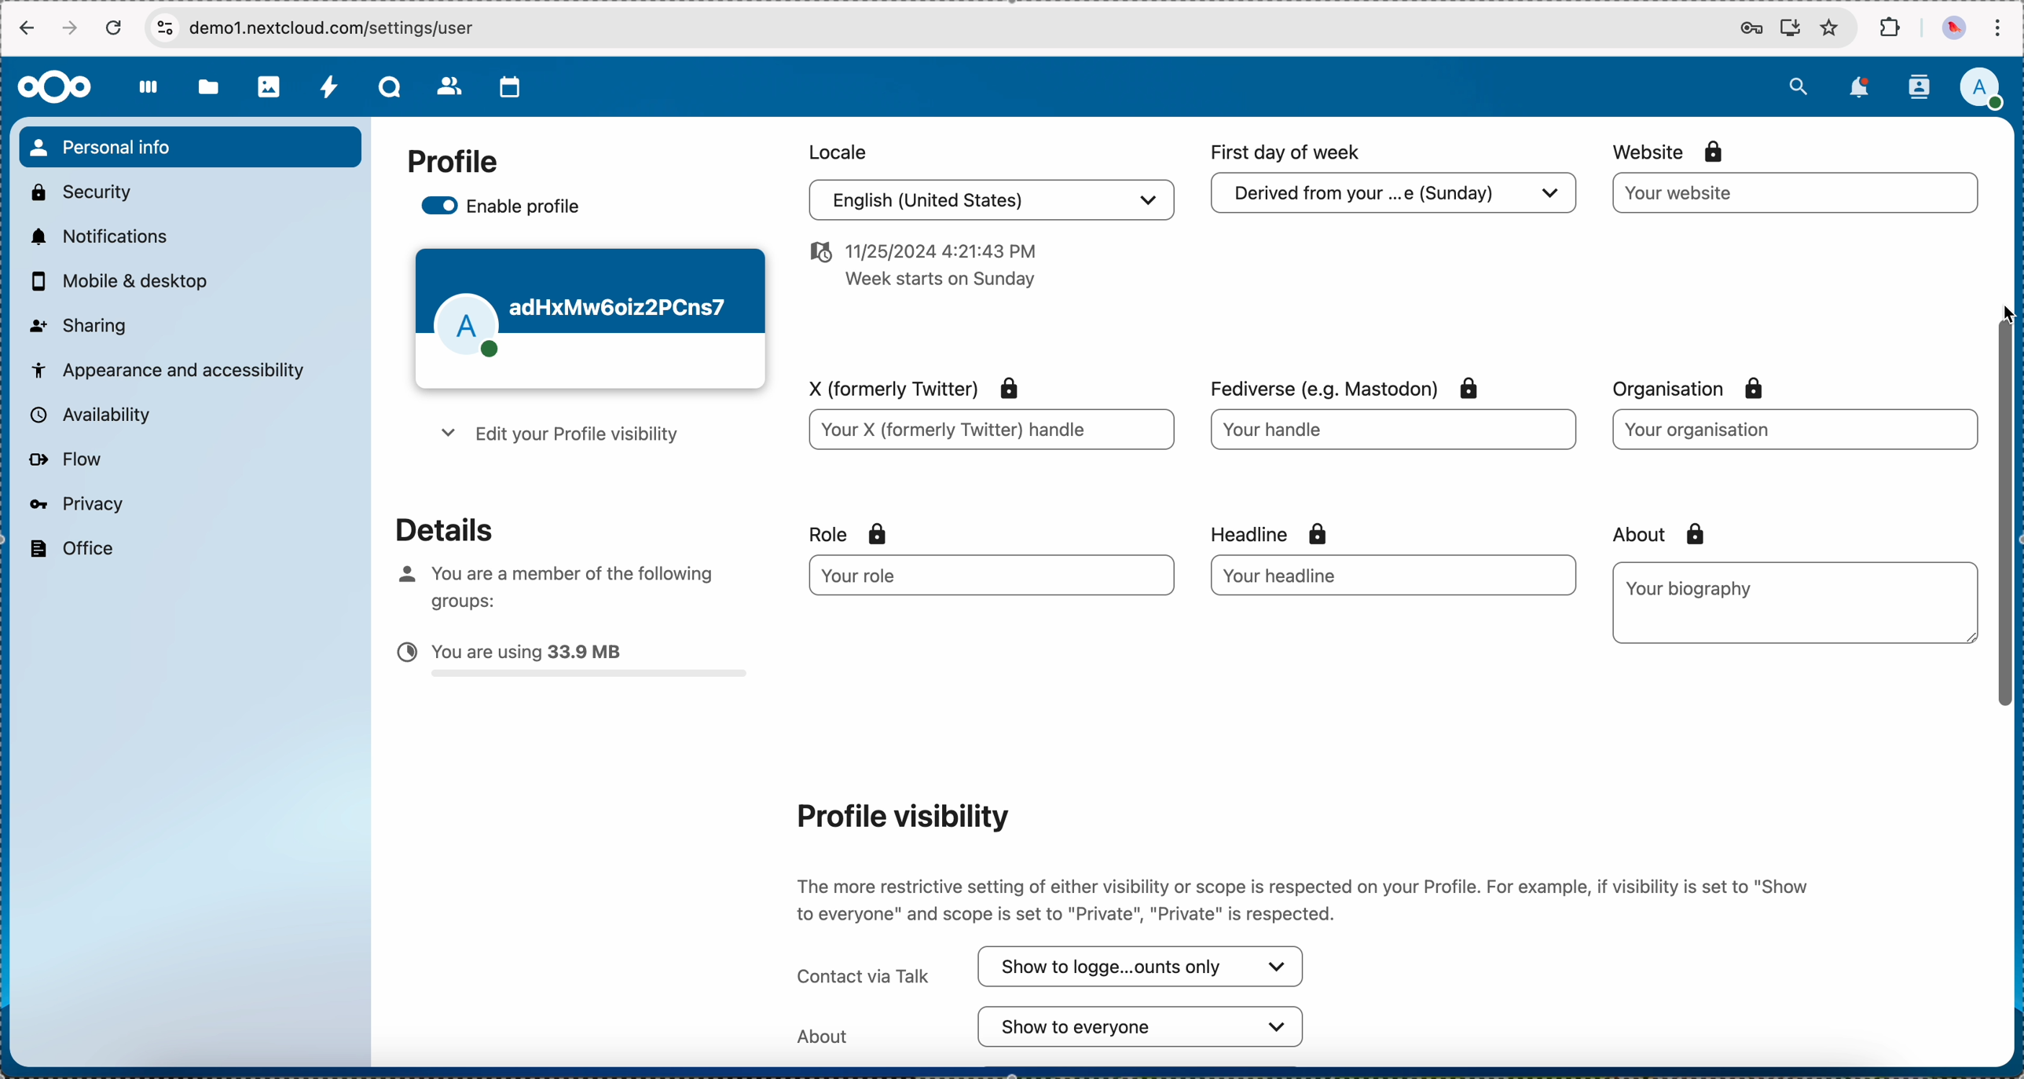 The width and height of the screenshot is (2024, 1079). What do you see at coordinates (511, 87) in the screenshot?
I see `calendar` at bounding box center [511, 87].